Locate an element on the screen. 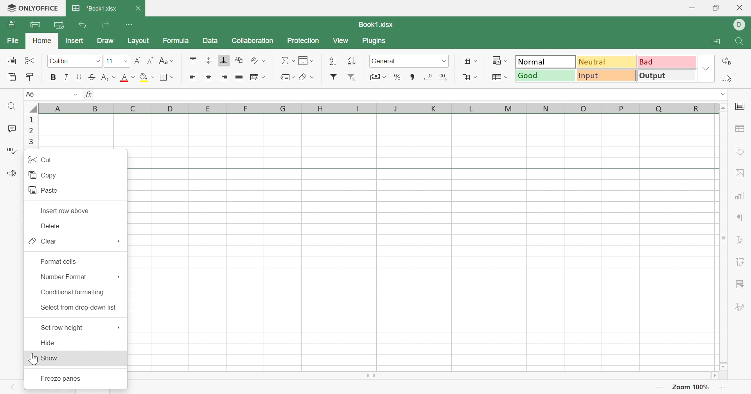  Copy is located at coordinates (43, 174).